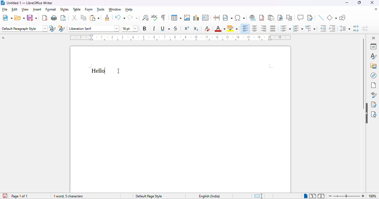 This screenshot has height=199, width=379. Describe the element at coordinates (373, 66) in the screenshot. I see `gallery` at that location.